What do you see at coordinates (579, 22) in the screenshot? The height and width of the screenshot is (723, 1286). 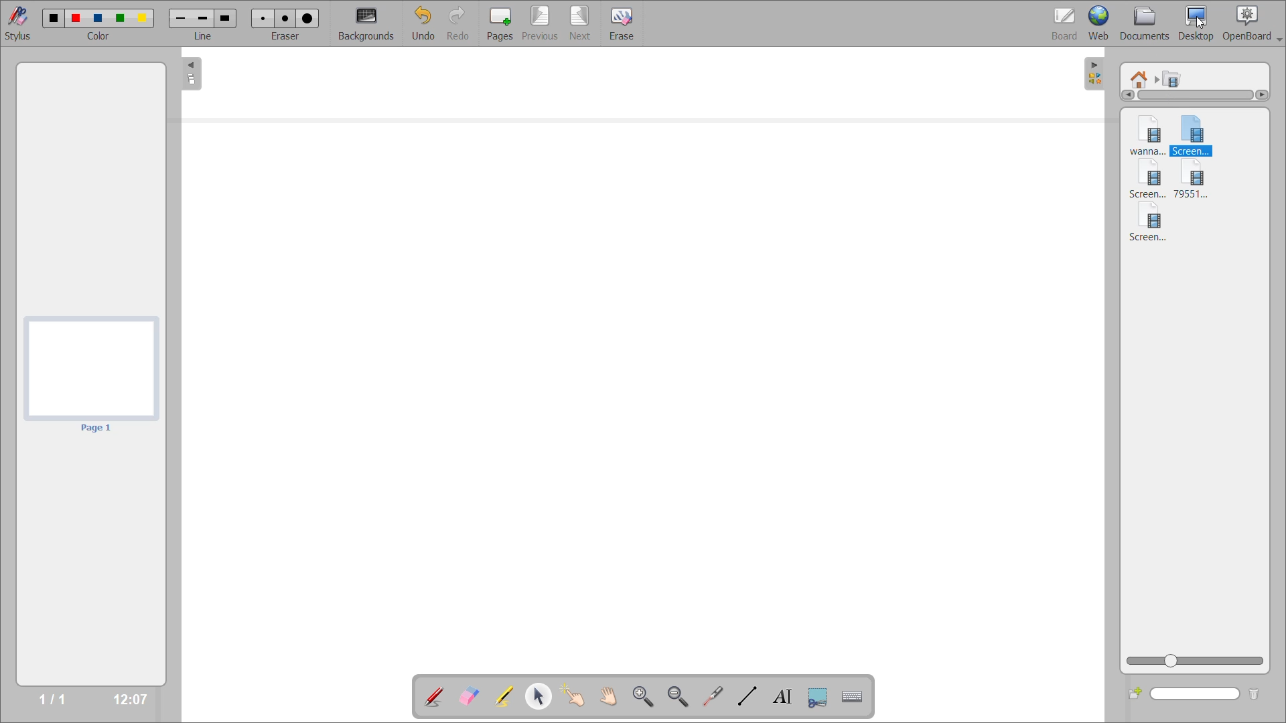 I see `next` at bounding box center [579, 22].